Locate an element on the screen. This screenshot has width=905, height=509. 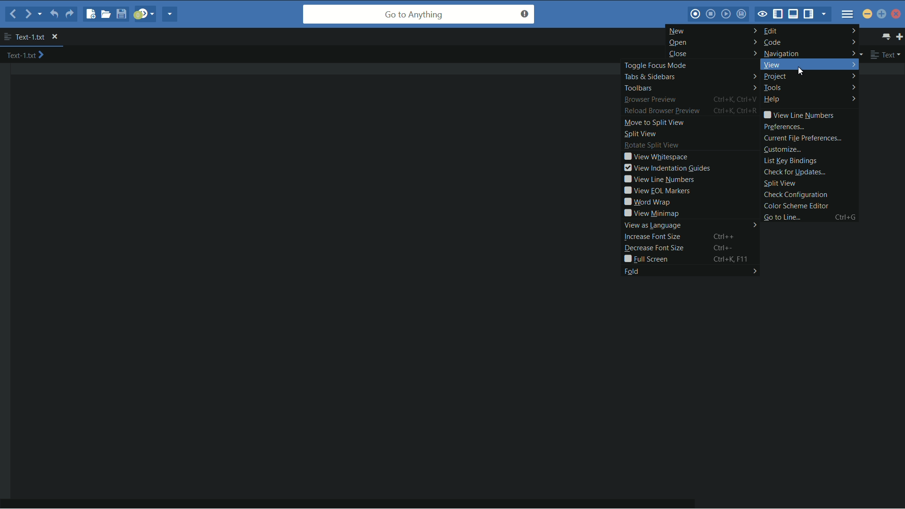
text-1.txt is located at coordinates (26, 37).